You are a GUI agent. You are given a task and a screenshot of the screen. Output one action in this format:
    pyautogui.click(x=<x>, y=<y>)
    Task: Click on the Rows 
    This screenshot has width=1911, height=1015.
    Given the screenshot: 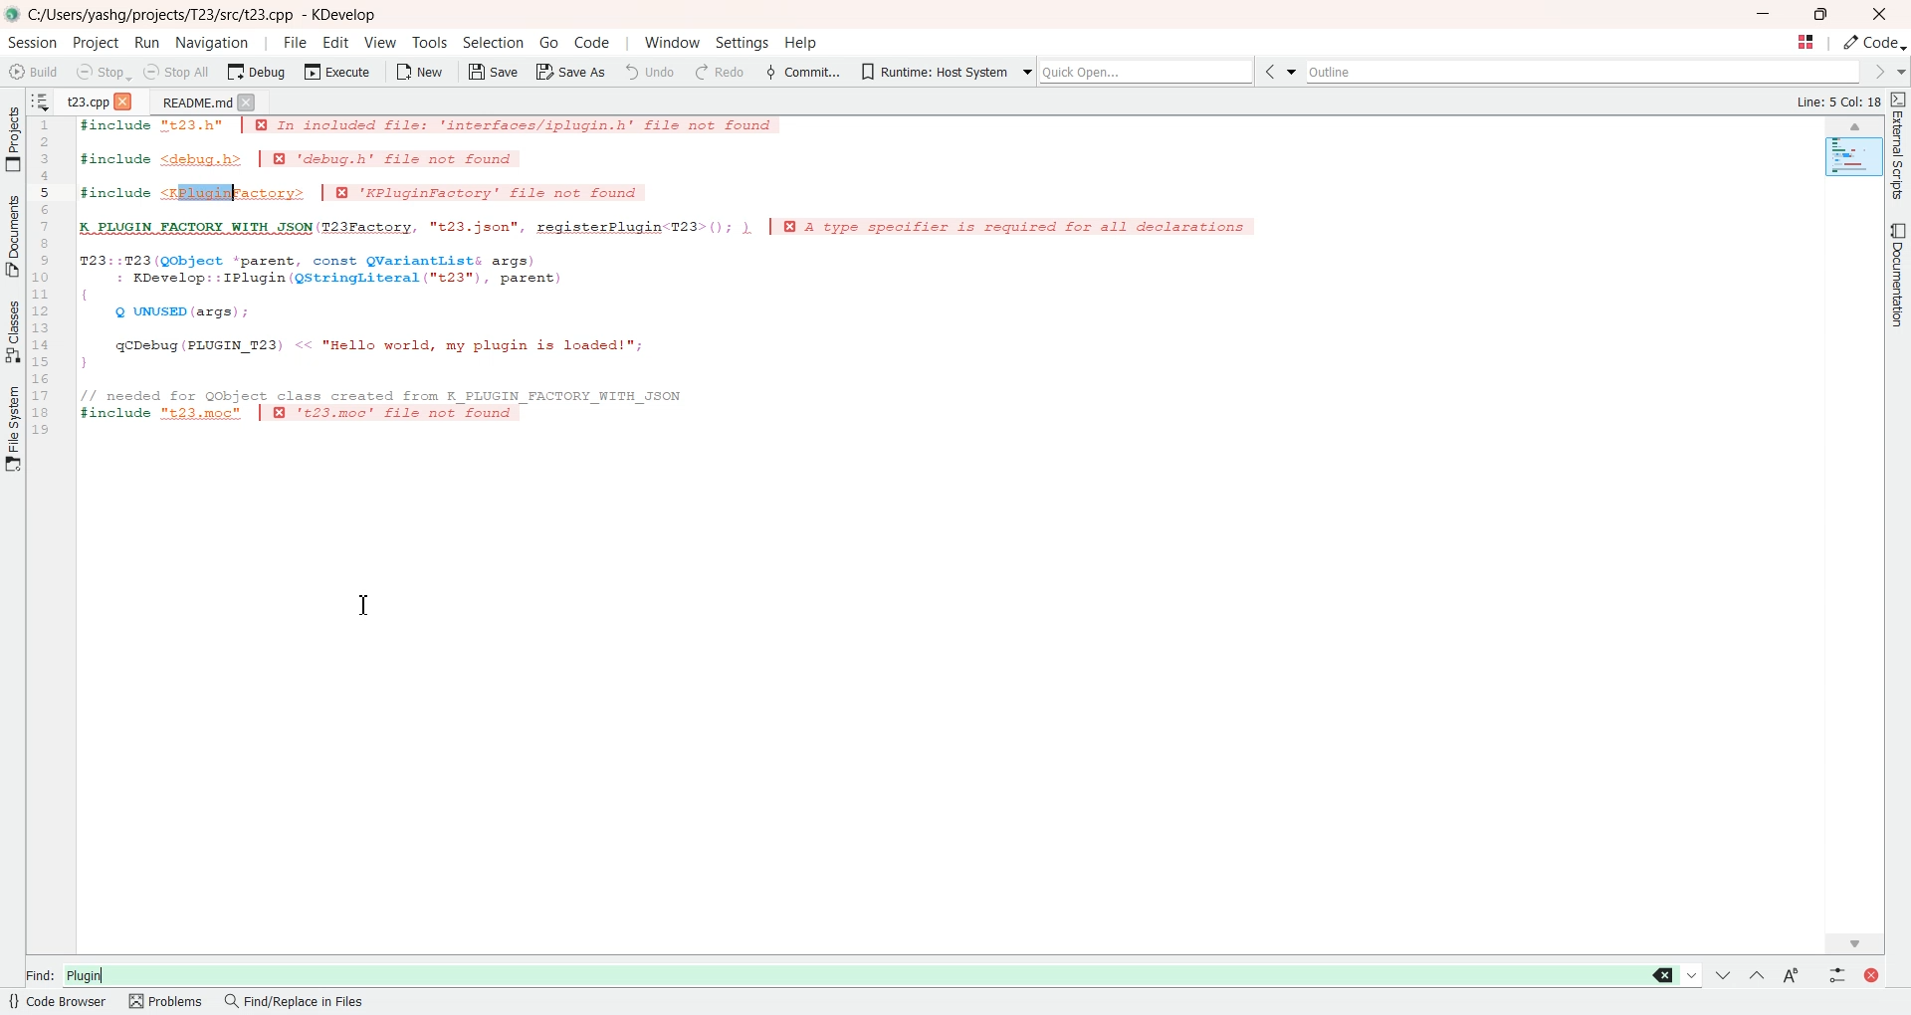 What is the action you would take?
    pyautogui.click(x=46, y=280)
    